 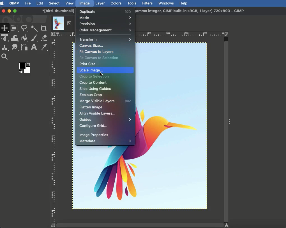 What do you see at coordinates (25, 28) in the screenshot?
I see `Freeform selector` at bounding box center [25, 28].